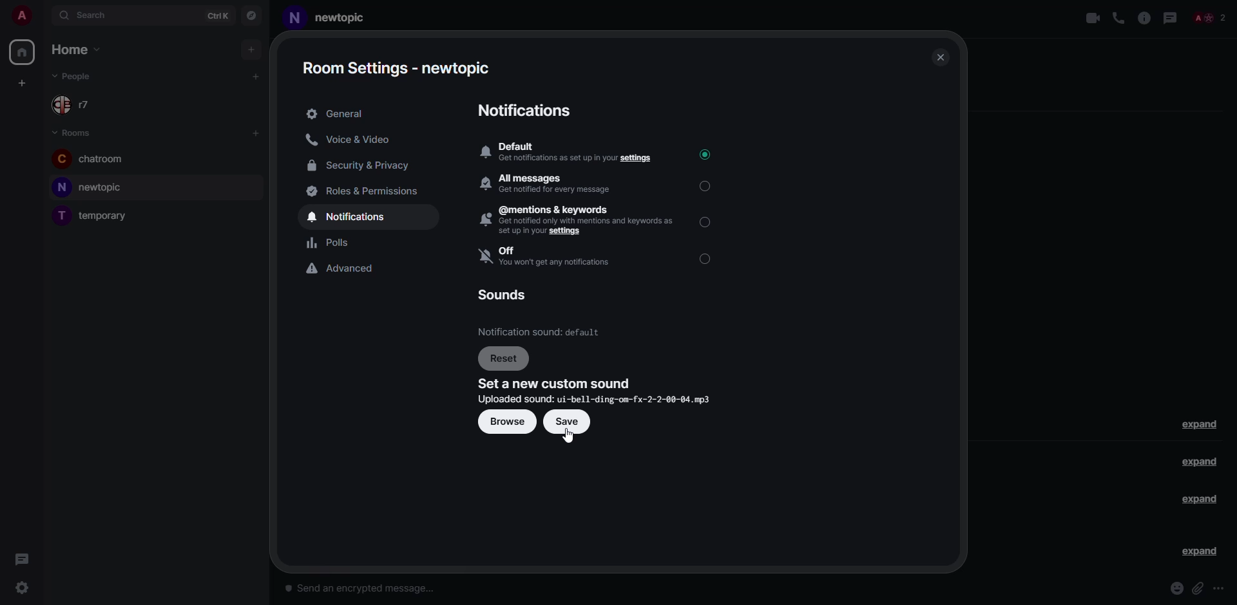  I want to click on reset, so click(504, 359).